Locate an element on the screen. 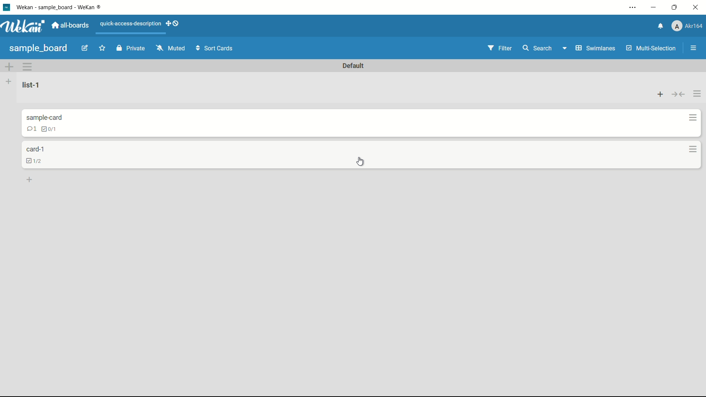  restore is located at coordinates (675, 8).